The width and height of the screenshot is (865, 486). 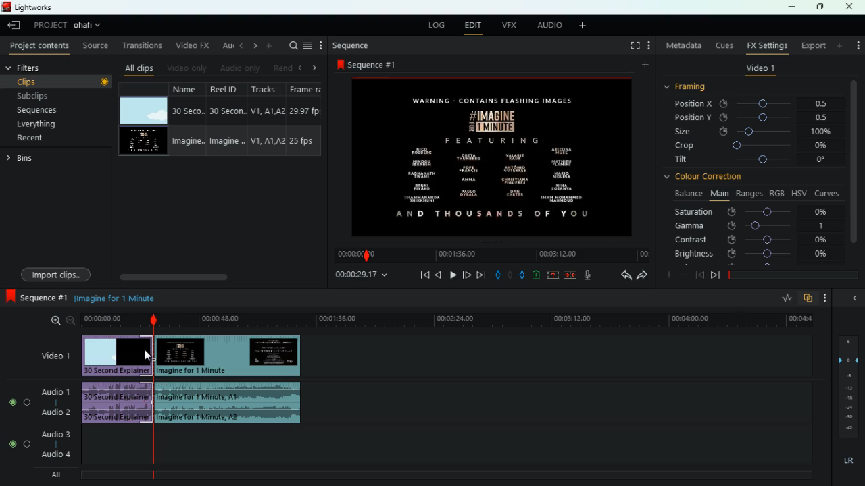 I want to click on sequence, so click(x=37, y=298).